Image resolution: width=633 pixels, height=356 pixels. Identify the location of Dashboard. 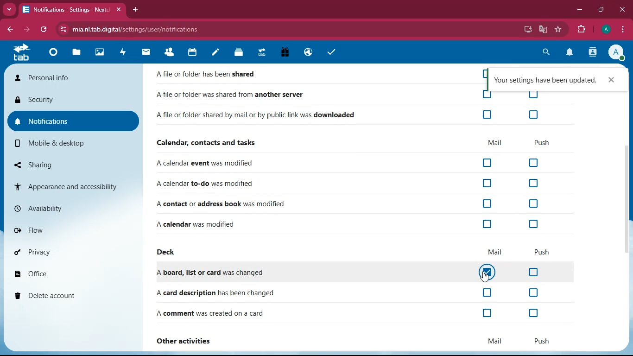
(53, 54).